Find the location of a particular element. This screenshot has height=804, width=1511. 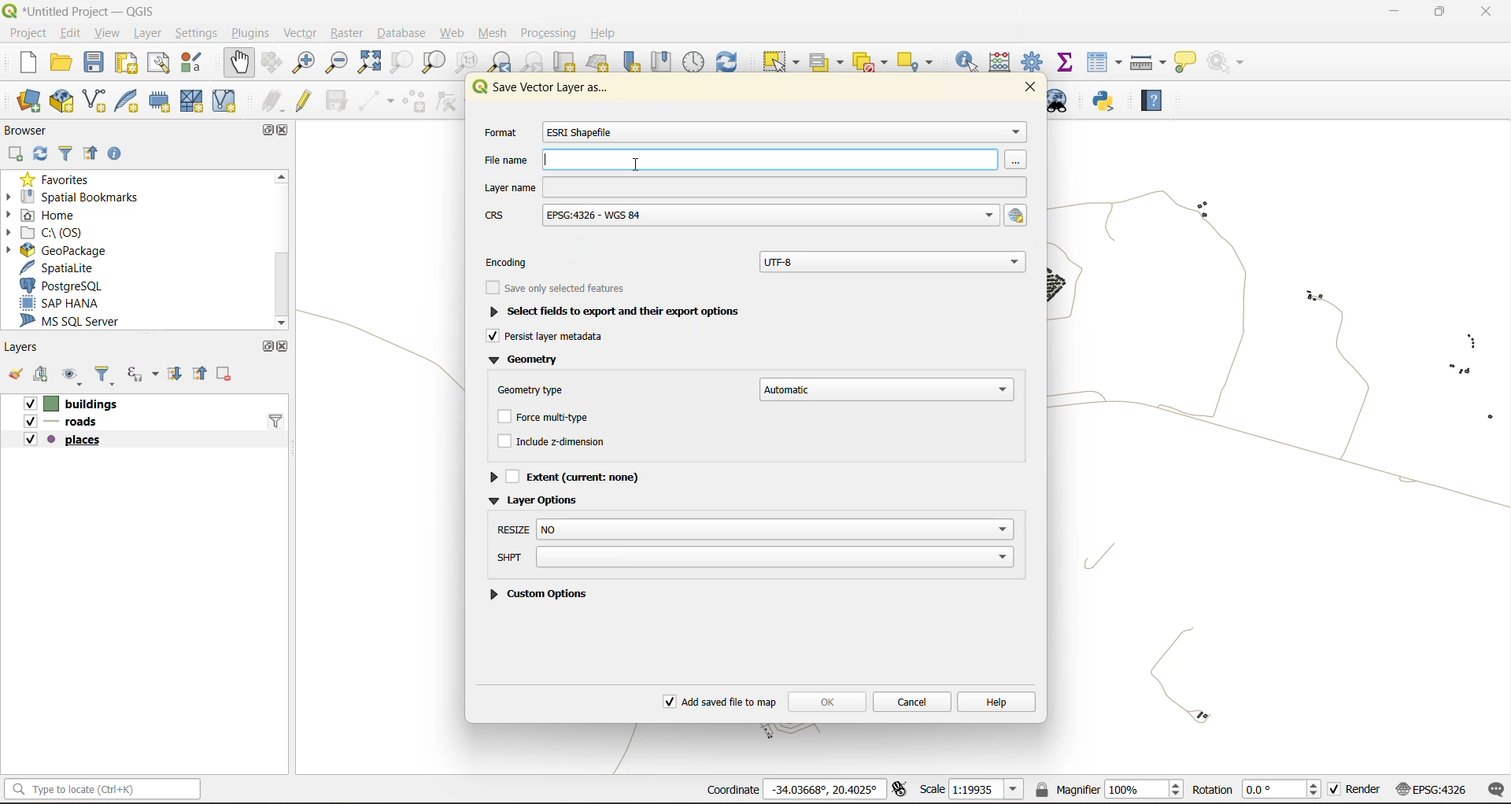

sap hana is located at coordinates (65, 304).